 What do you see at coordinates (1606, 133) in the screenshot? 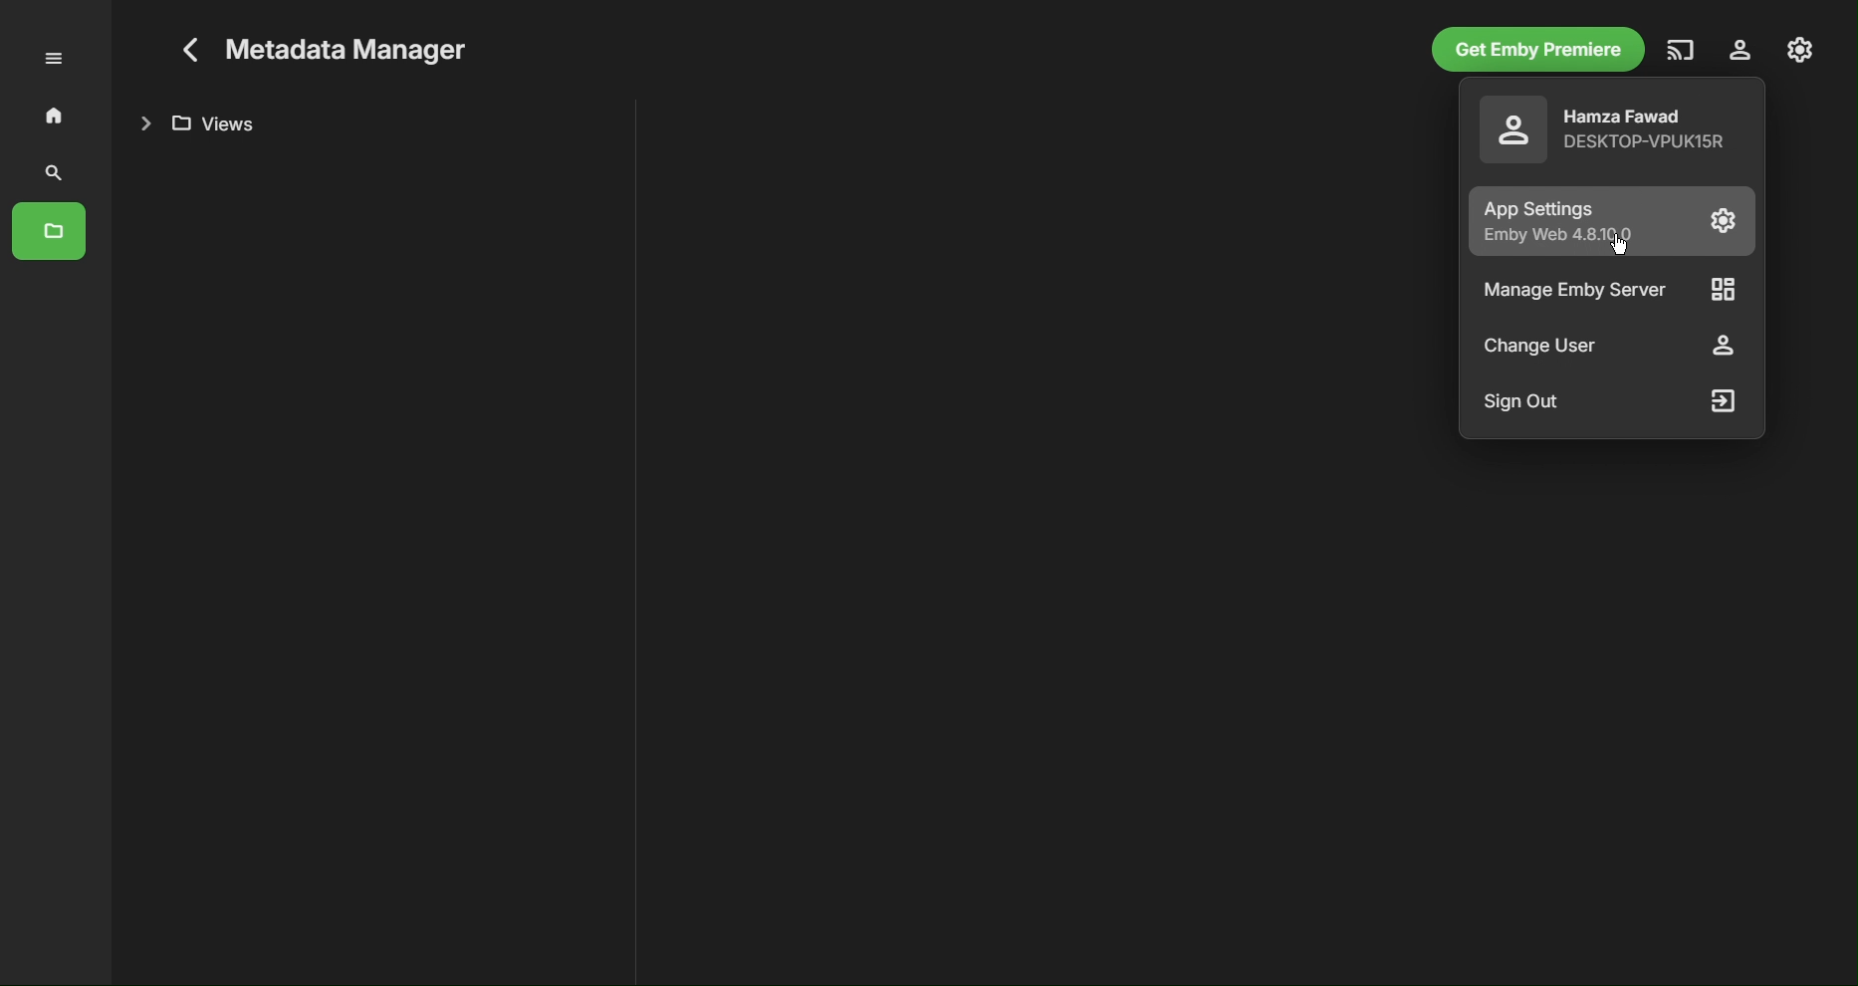
I see `Account Details` at bounding box center [1606, 133].